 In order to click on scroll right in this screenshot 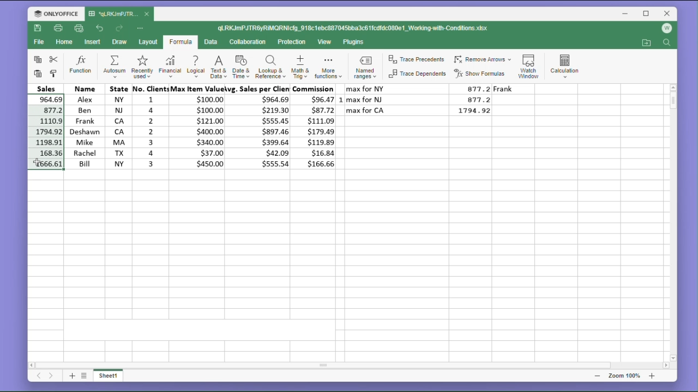, I will do `click(665, 366)`.